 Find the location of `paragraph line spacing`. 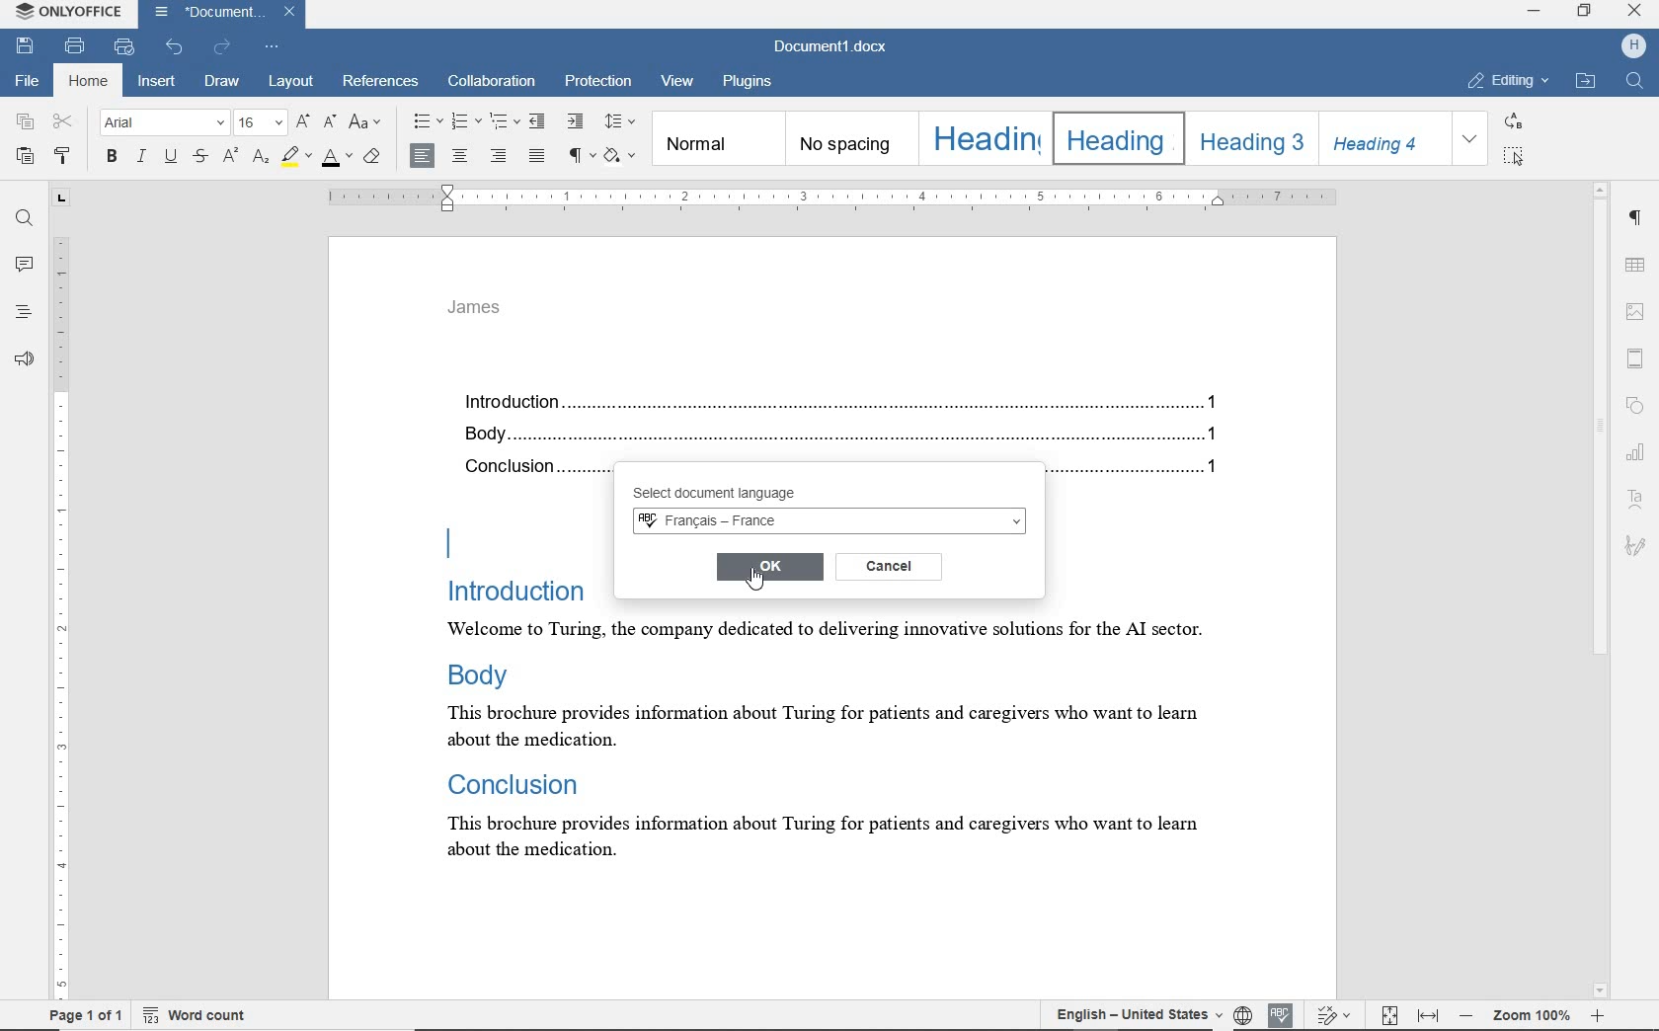

paragraph line spacing is located at coordinates (620, 121).